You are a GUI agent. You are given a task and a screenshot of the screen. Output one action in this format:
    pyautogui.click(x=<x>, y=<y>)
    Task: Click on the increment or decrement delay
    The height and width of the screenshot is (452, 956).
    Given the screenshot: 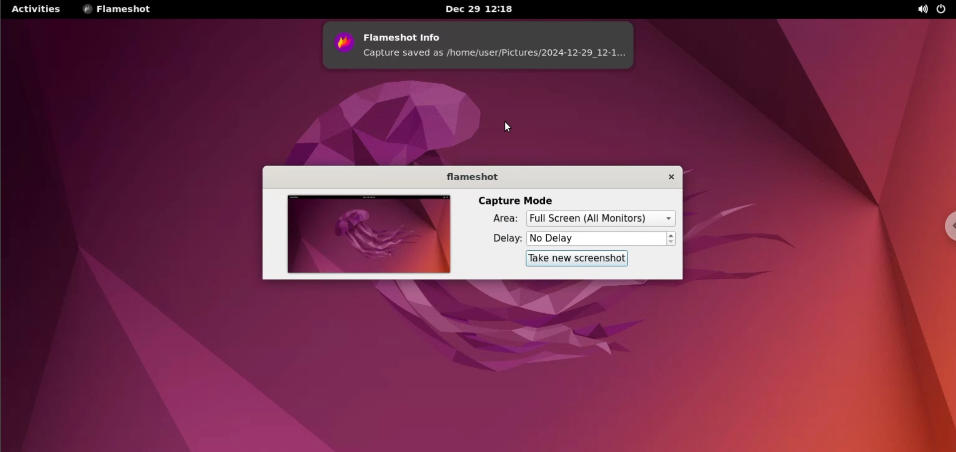 What is the action you would take?
    pyautogui.click(x=673, y=238)
    